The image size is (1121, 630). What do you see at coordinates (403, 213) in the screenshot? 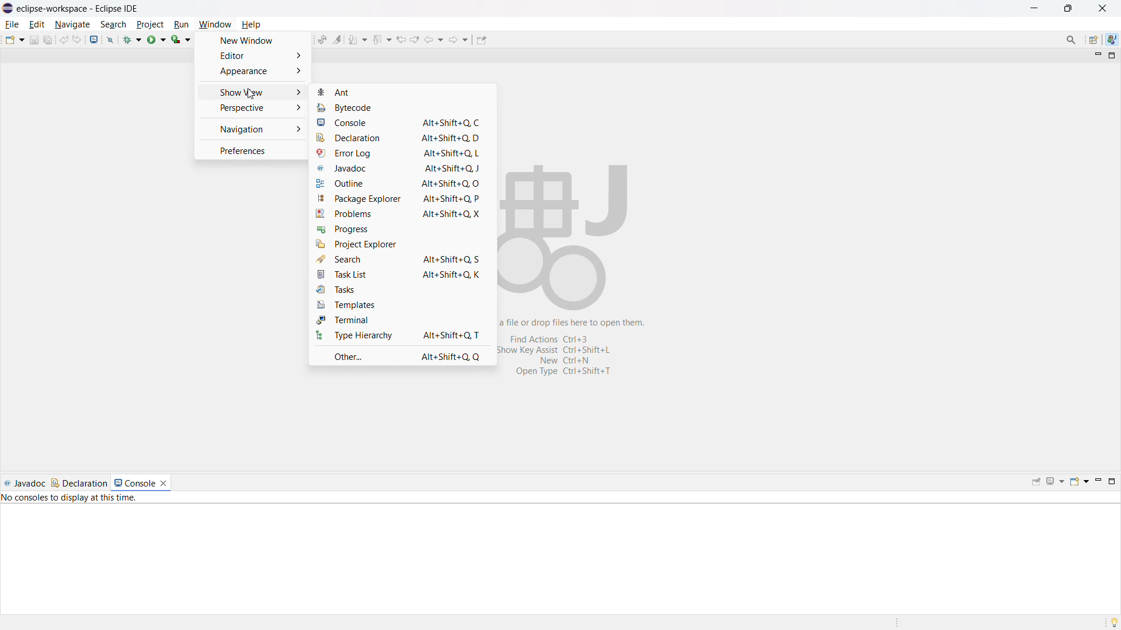
I see `problems` at bounding box center [403, 213].